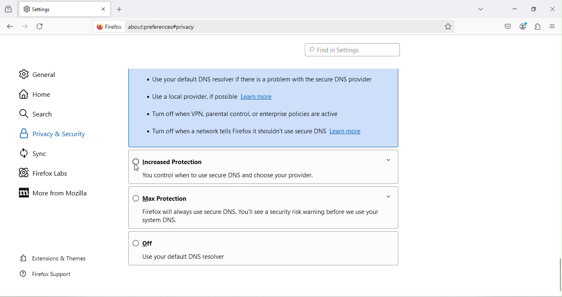 The height and width of the screenshot is (297, 562). What do you see at coordinates (512, 10) in the screenshot?
I see `Input ` at bounding box center [512, 10].